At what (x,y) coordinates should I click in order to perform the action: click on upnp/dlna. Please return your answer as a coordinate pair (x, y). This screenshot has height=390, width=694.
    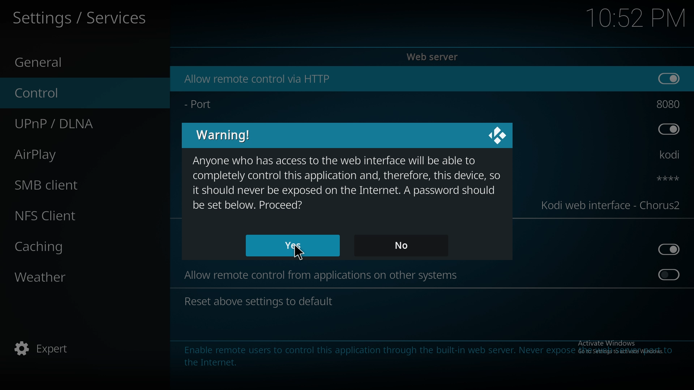
    Looking at the image, I should click on (77, 124).